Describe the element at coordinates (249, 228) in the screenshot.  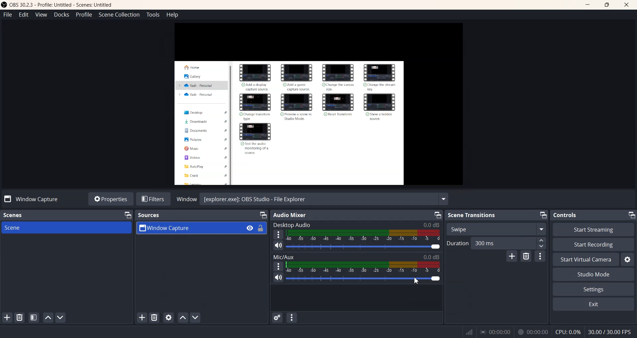
I see `Eye` at that location.